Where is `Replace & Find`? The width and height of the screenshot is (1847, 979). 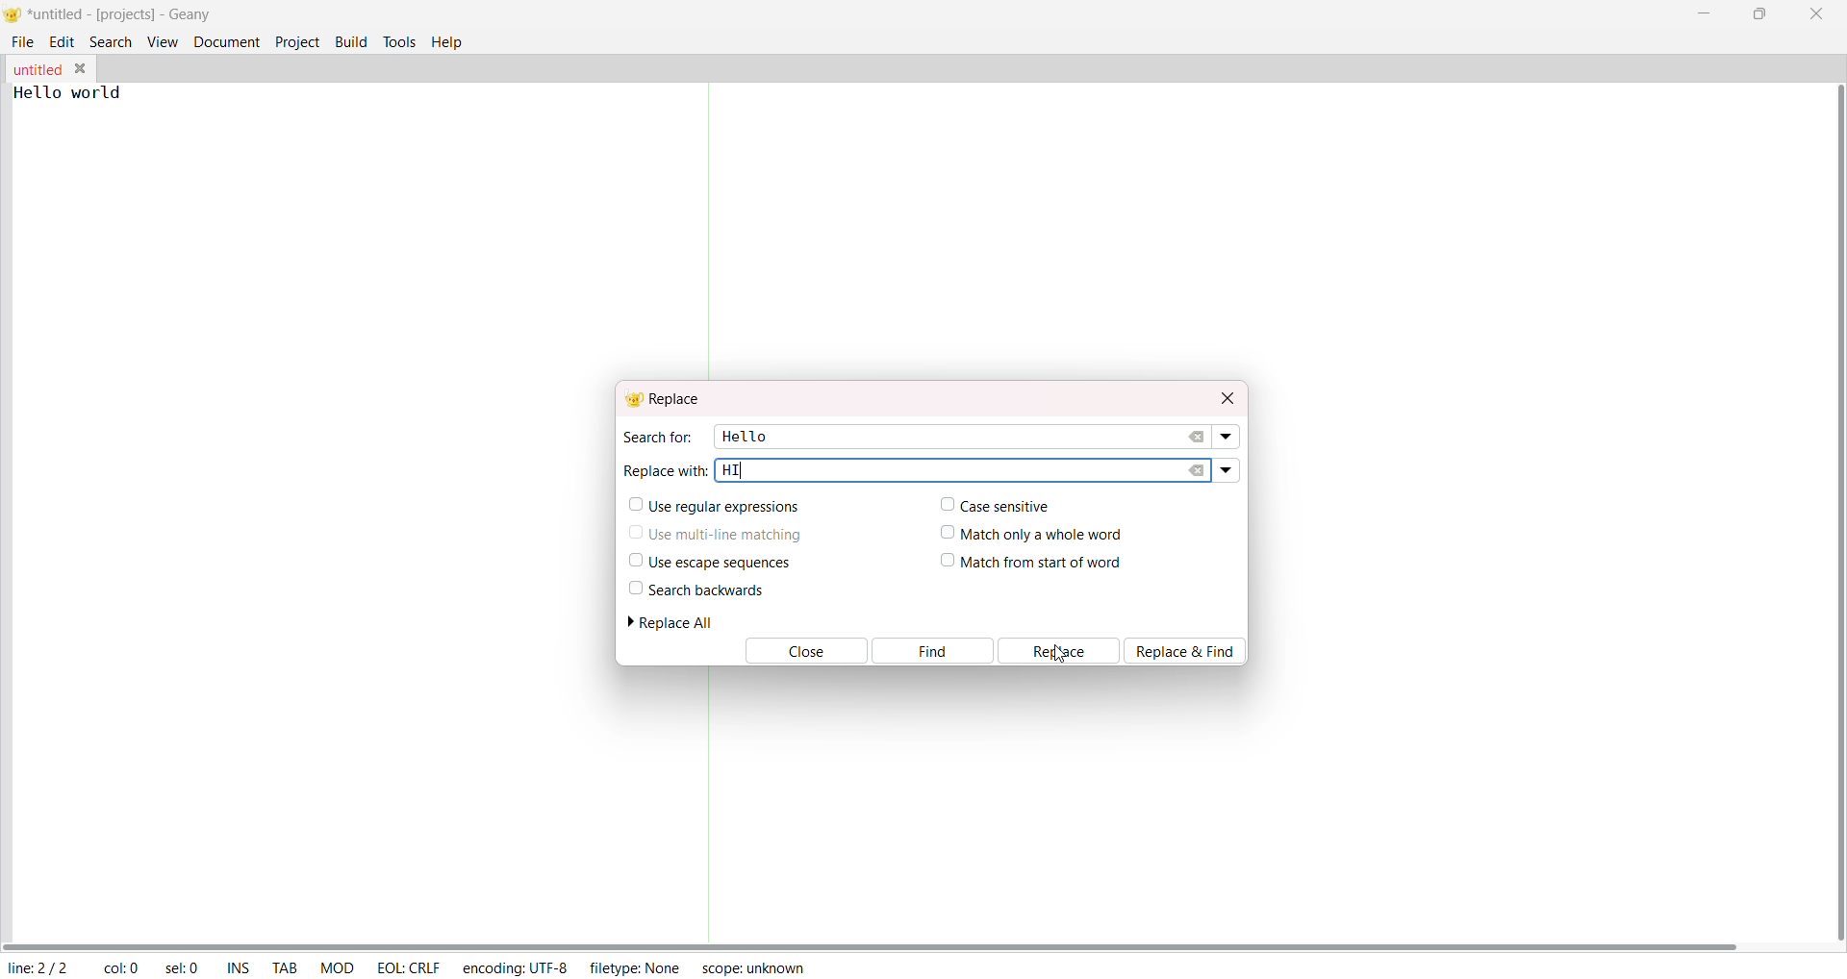 Replace & Find is located at coordinates (1191, 650).